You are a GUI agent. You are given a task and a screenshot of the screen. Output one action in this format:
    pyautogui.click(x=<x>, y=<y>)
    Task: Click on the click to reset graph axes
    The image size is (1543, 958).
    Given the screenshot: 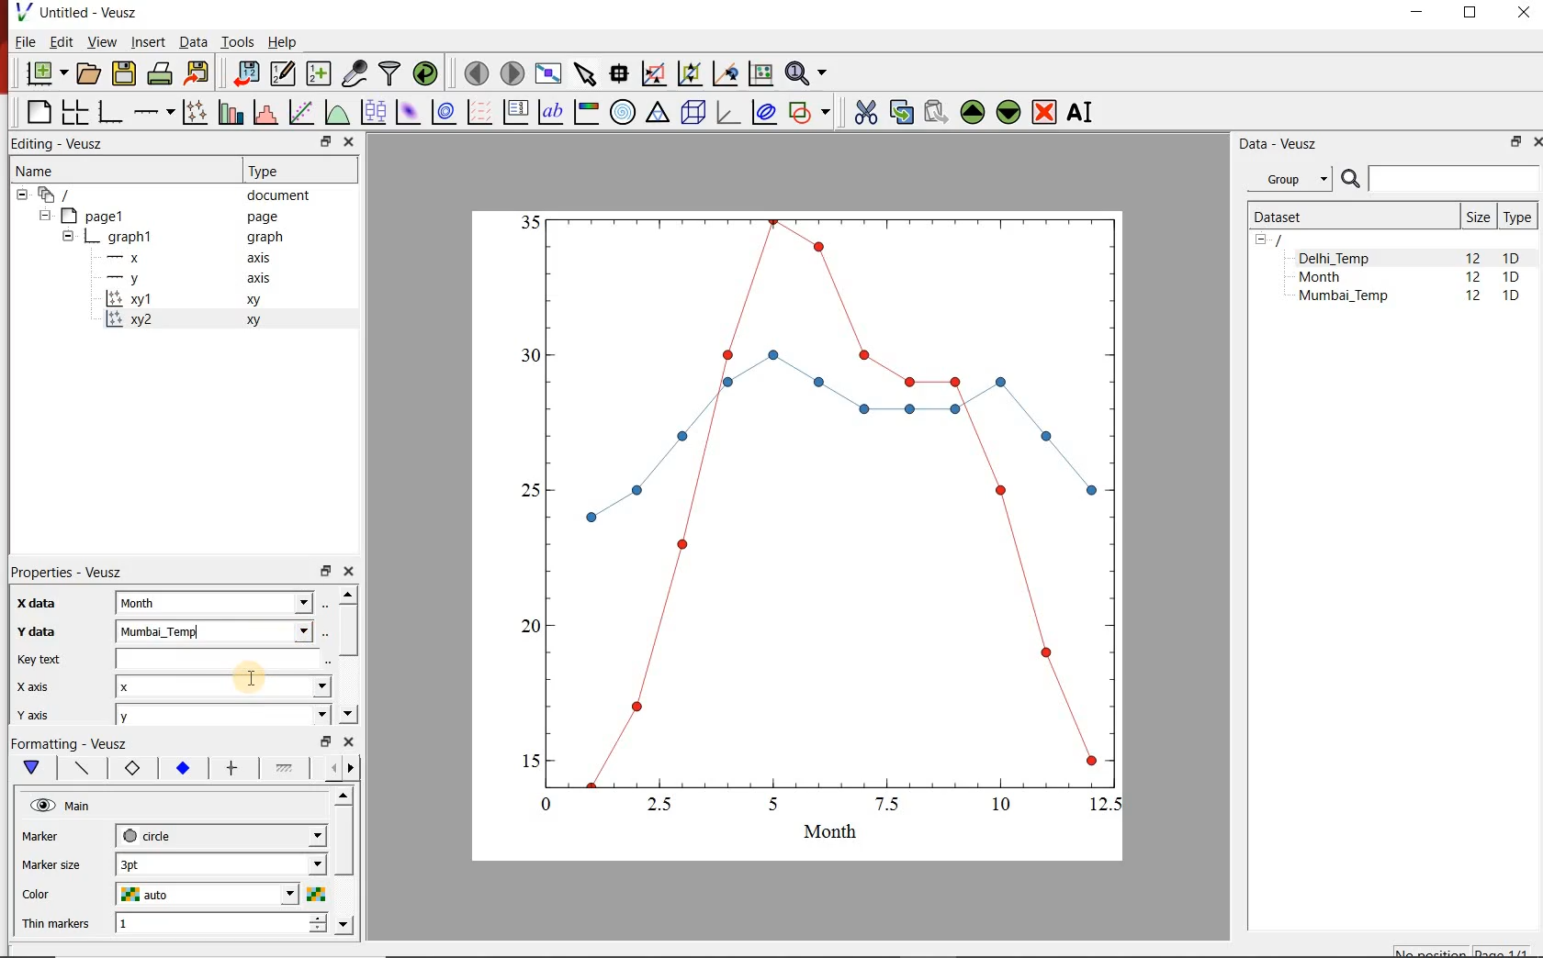 What is the action you would take?
    pyautogui.click(x=760, y=74)
    